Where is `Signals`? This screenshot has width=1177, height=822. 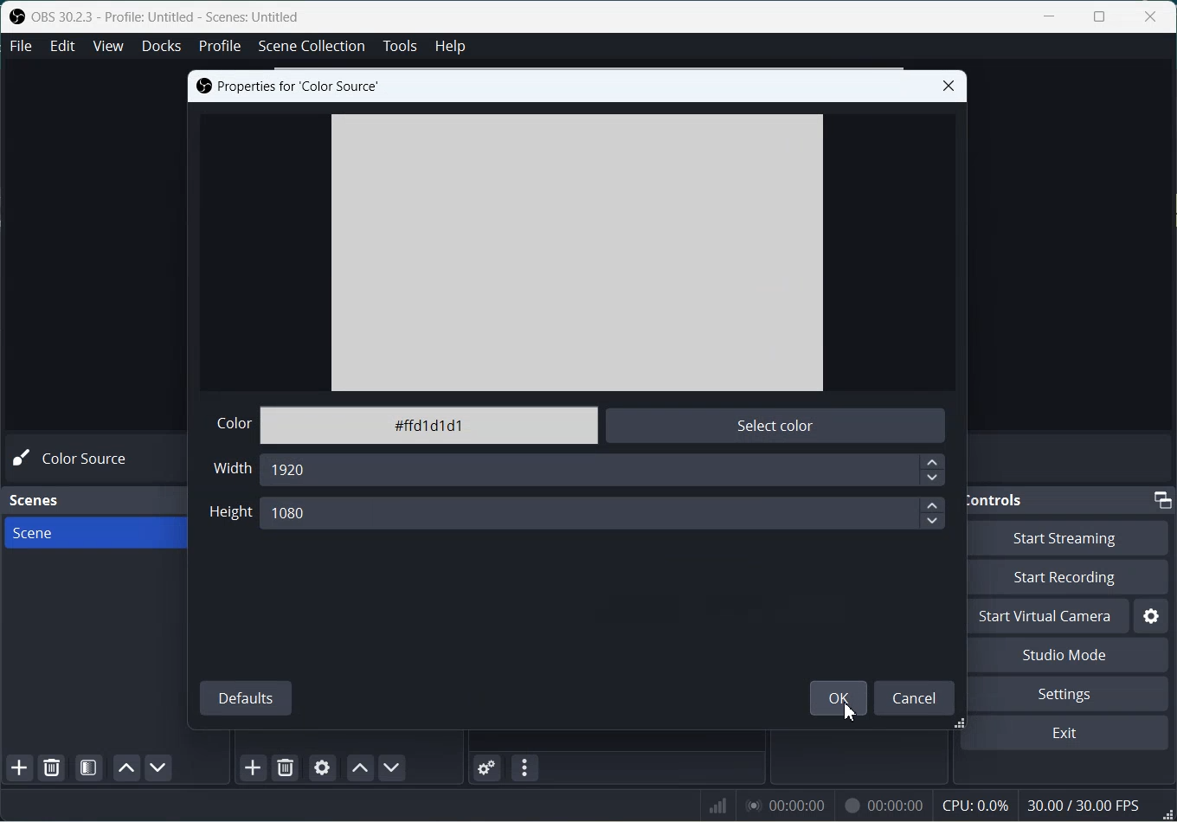
Signals is located at coordinates (711, 803).